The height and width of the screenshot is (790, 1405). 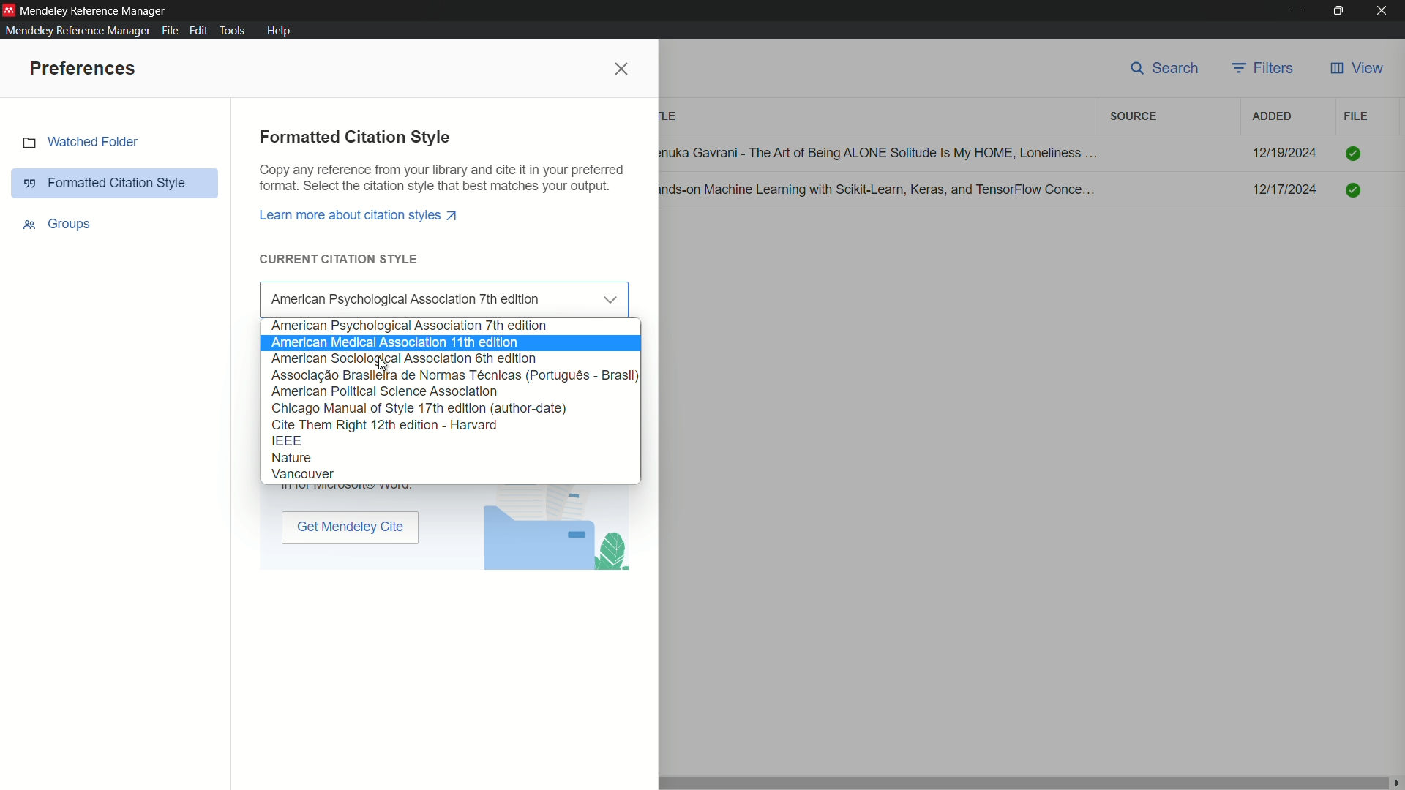 I want to click on mendeley reference manager, so click(x=78, y=31).